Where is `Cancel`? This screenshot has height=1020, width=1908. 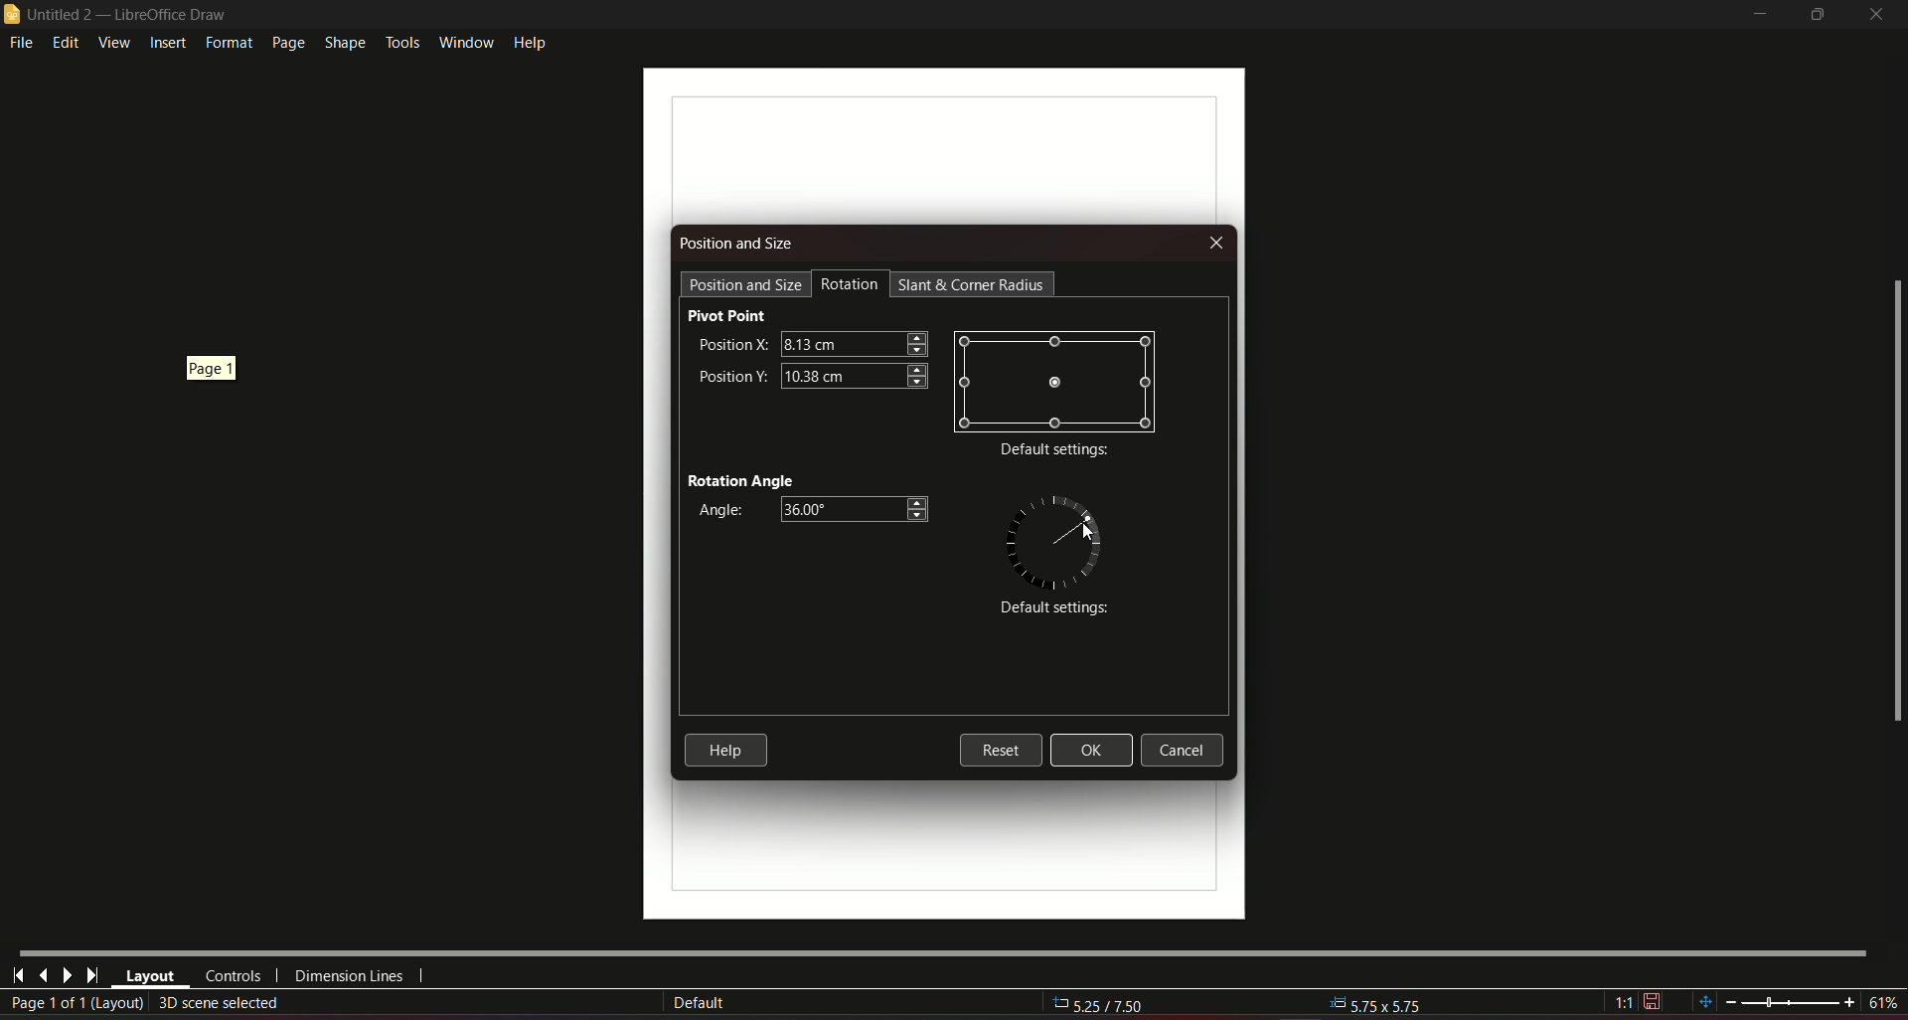
Cancel is located at coordinates (1188, 751).